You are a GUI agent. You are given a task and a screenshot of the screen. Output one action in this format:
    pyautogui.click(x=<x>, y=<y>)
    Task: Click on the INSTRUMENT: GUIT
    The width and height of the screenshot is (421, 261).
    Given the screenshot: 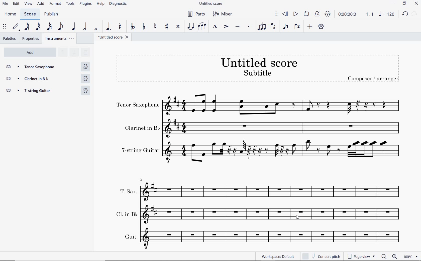 What is the action you would take?
    pyautogui.click(x=258, y=237)
    